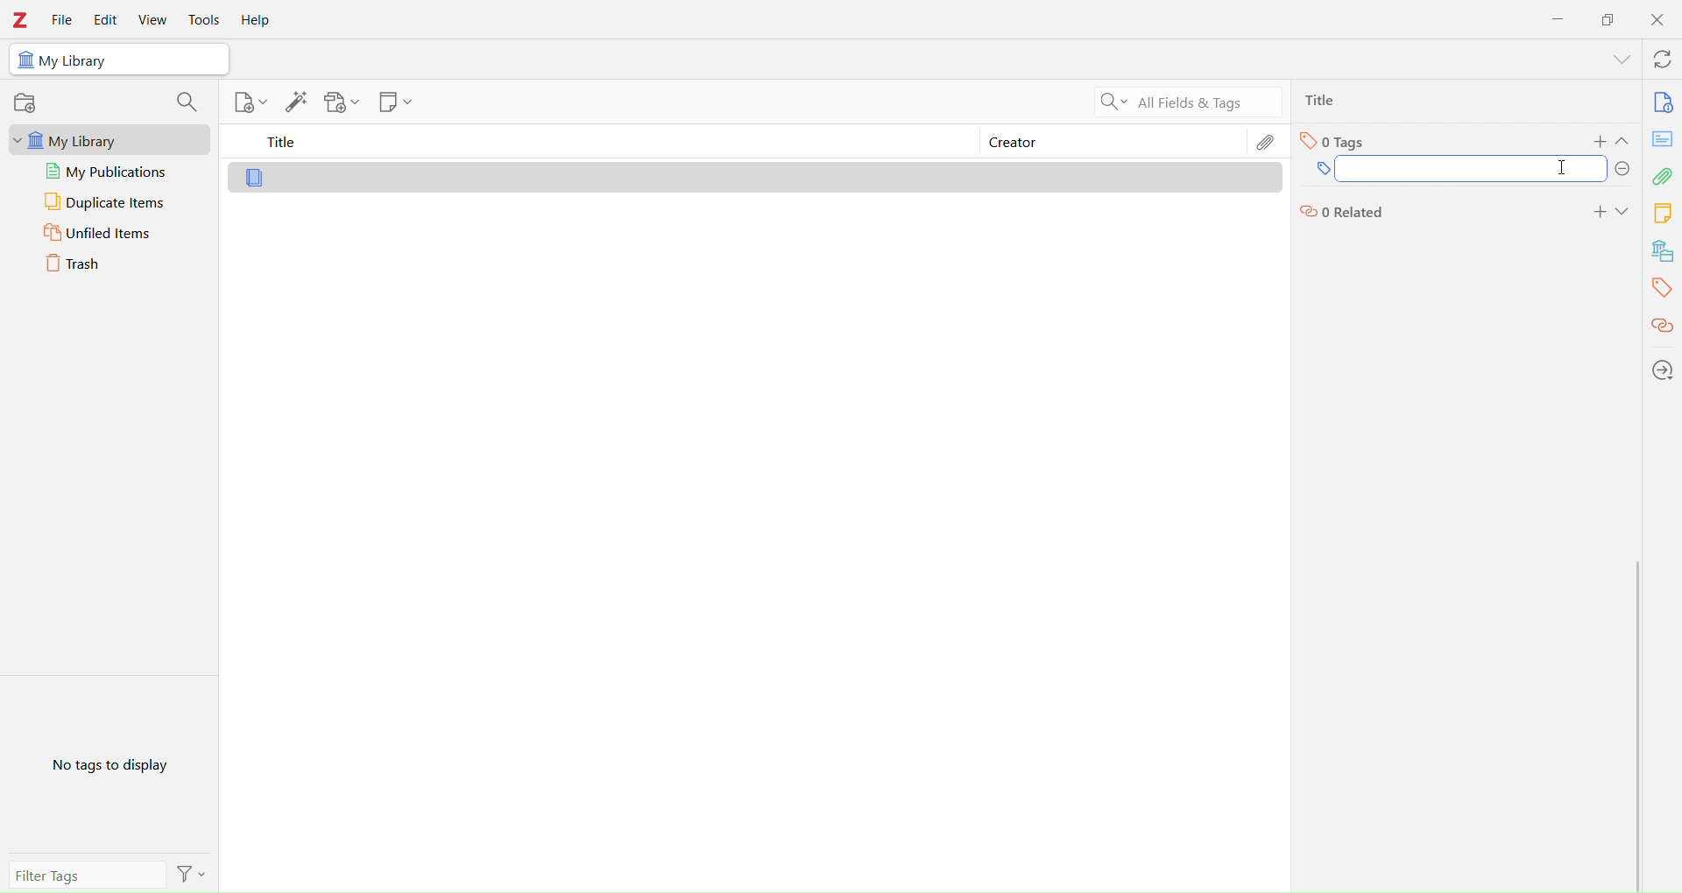  I want to click on Creator, so click(1104, 144).